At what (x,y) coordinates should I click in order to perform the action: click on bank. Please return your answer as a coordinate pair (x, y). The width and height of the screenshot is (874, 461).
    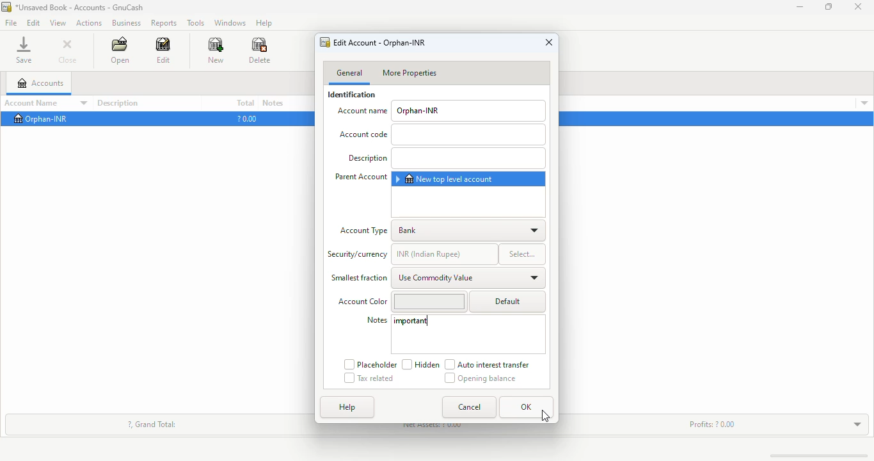
    Looking at the image, I should click on (469, 230).